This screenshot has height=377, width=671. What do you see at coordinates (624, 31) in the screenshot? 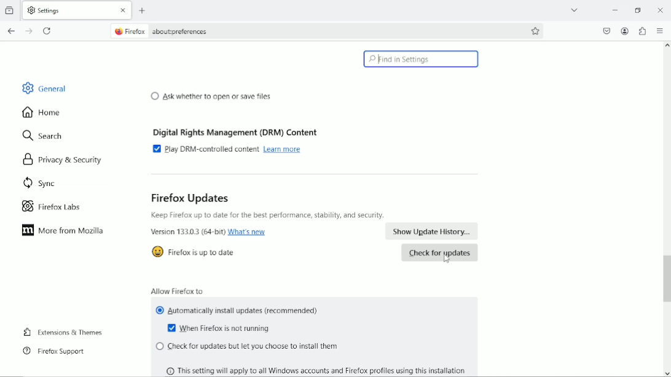
I see `account` at bounding box center [624, 31].